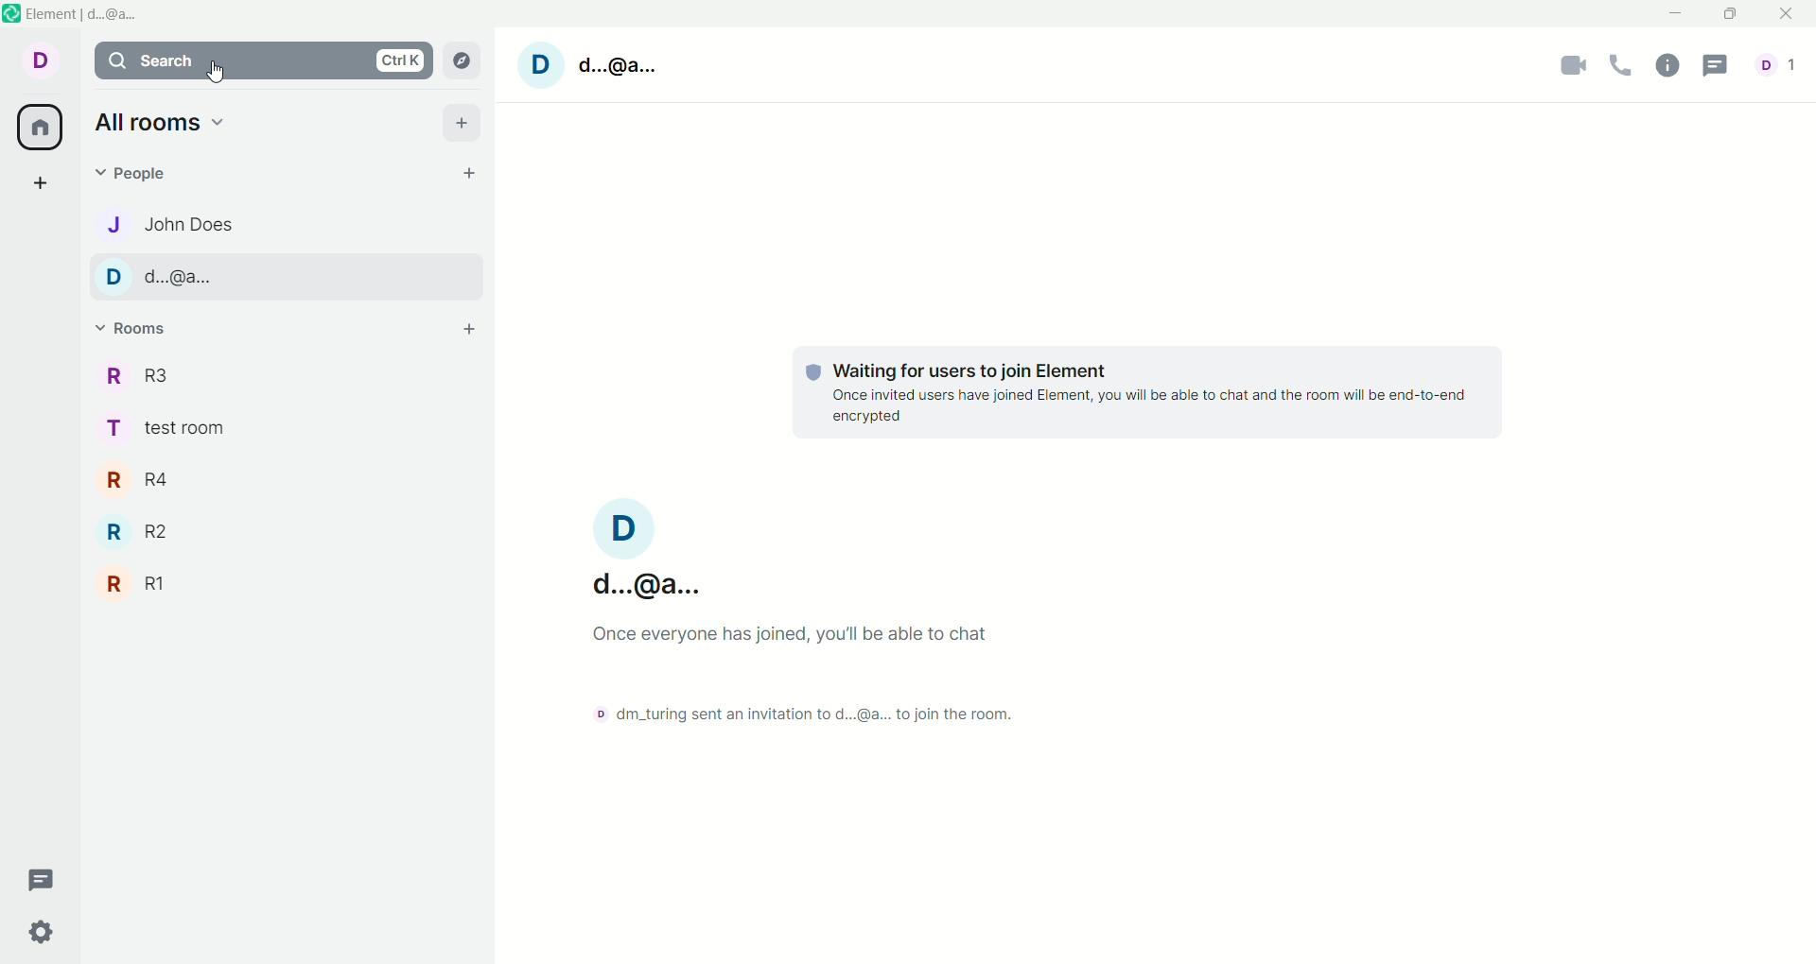 This screenshot has width=1816, height=964. Describe the element at coordinates (463, 60) in the screenshot. I see `explore room` at that location.